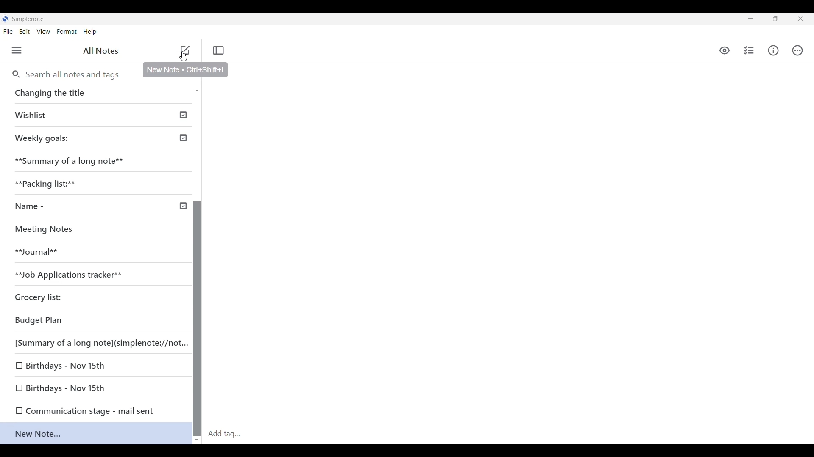  Describe the element at coordinates (751, 18) in the screenshot. I see `Minimize` at that location.